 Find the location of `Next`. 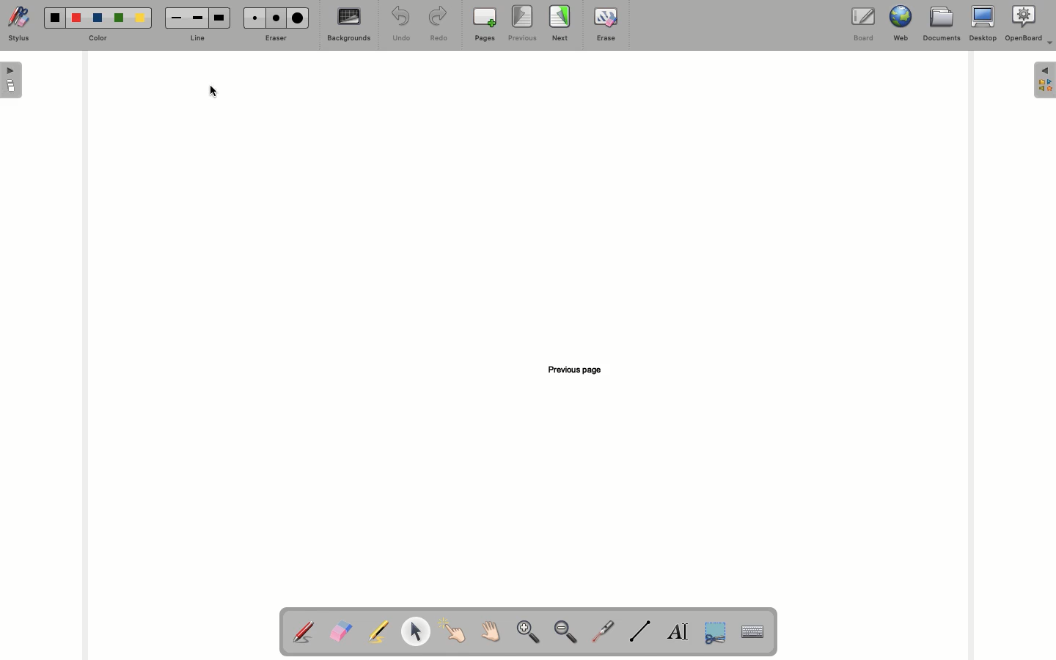

Next is located at coordinates (560, 23).